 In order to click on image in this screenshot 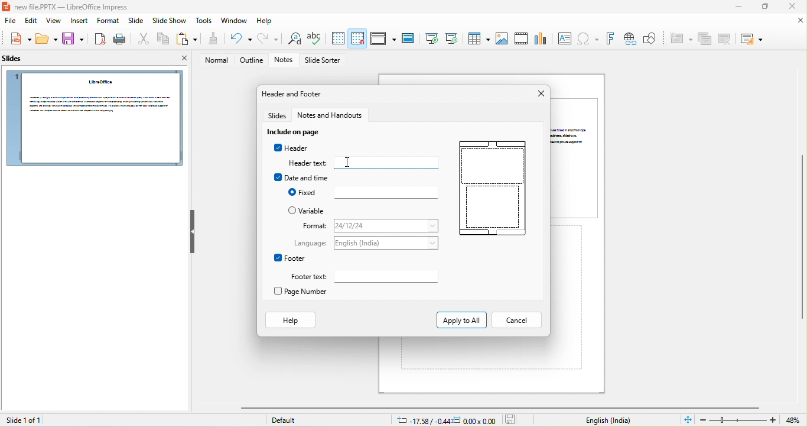, I will do `click(502, 39)`.